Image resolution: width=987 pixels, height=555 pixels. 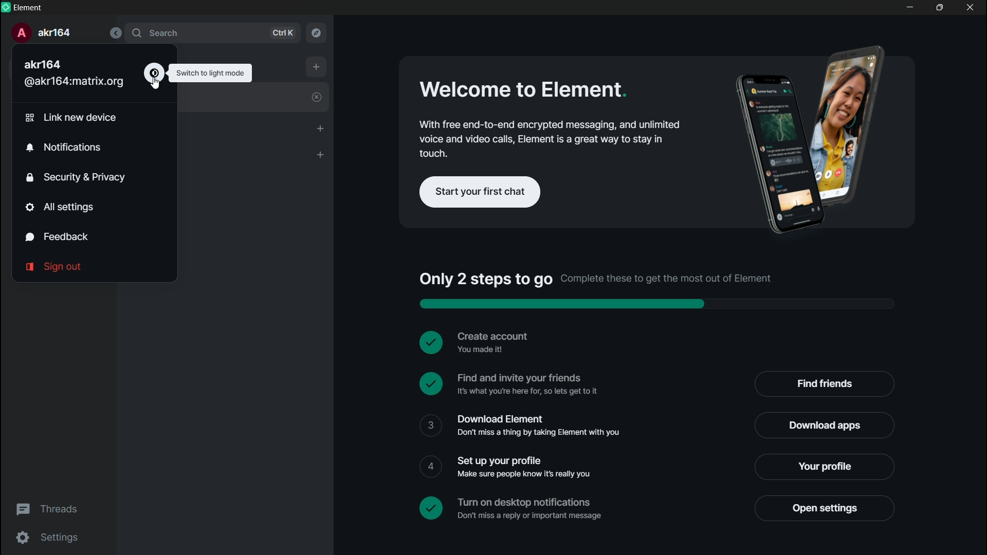 What do you see at coordinates (549, 139) in the screenshot?
I see `With free end to end encrypted messaging and unlimited poison video calls element is a great way to stay in touch` at bounding box center [549, 139].